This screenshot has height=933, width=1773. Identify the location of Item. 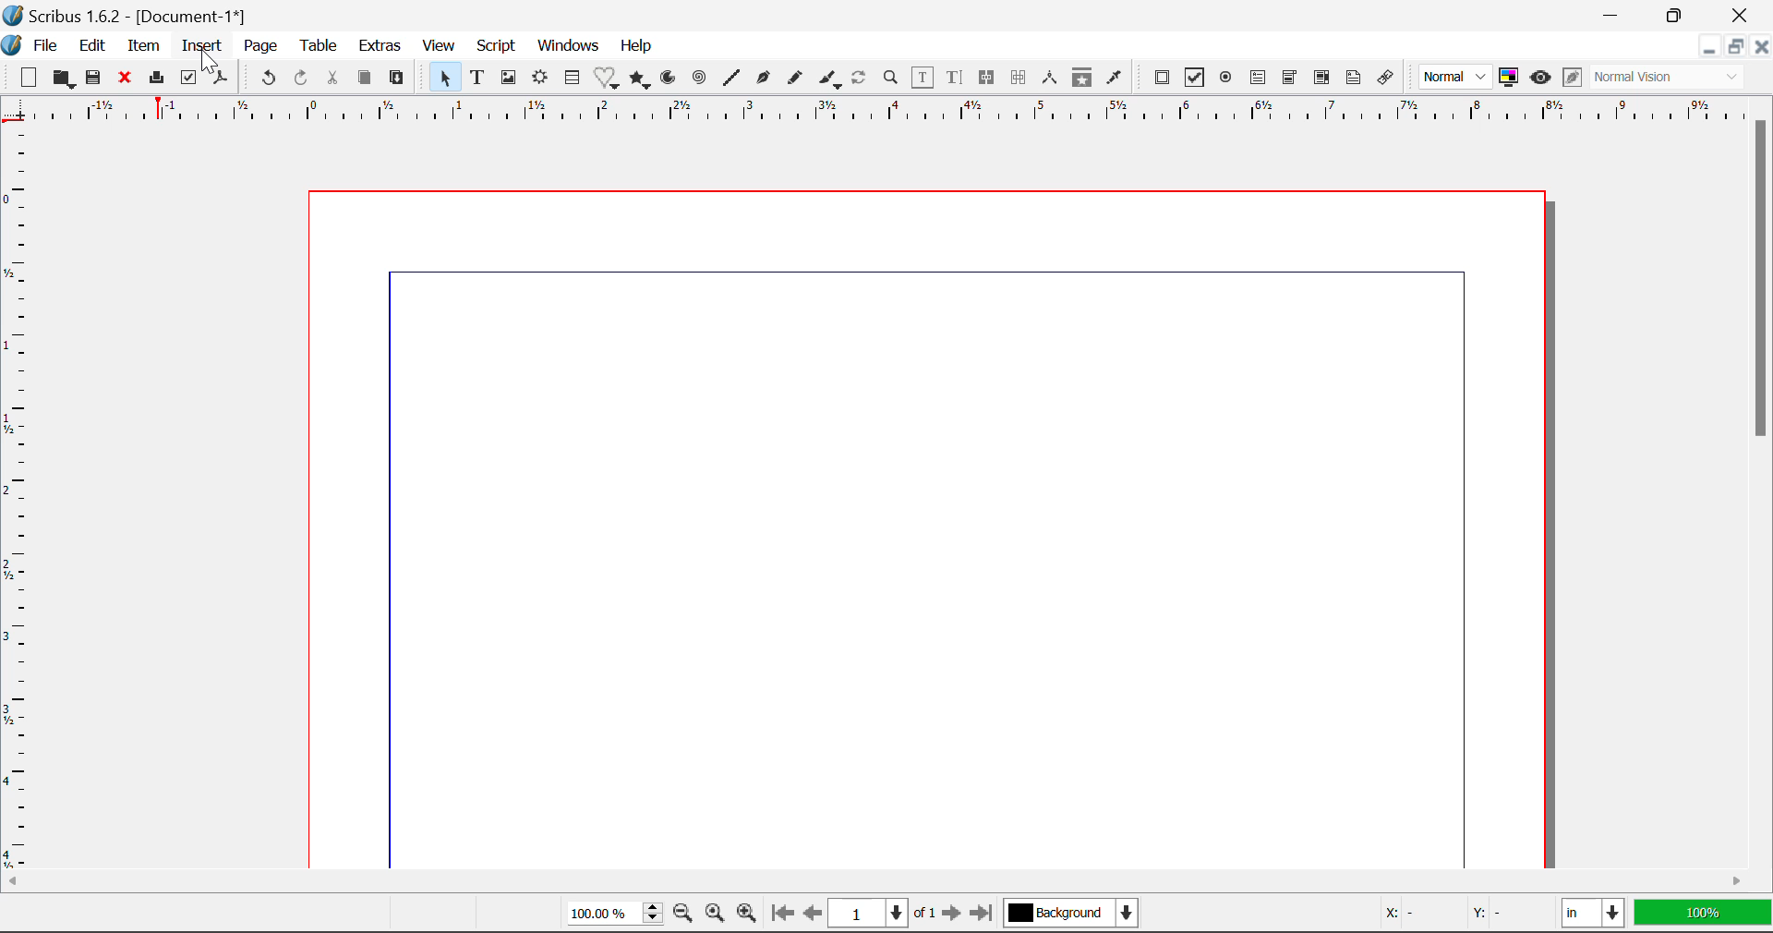
(144, 47).